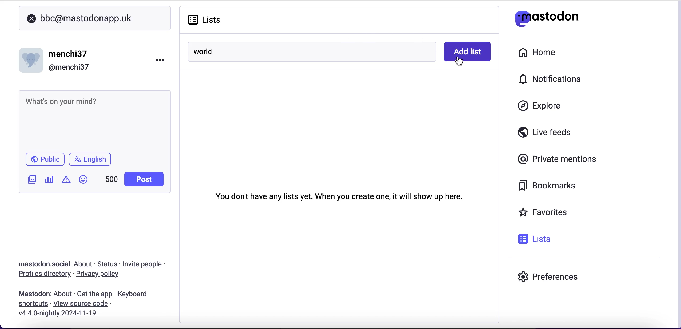 Image resolution: width=681 pixels, height=329 pixels. Describe the element at coordinates (37, 264) in the screenshot. I see `mastodon social` at that location.